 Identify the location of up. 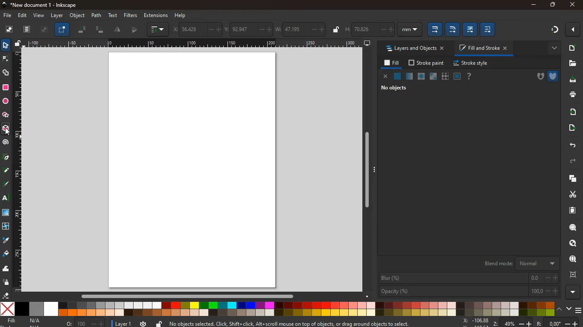
(560, 310).